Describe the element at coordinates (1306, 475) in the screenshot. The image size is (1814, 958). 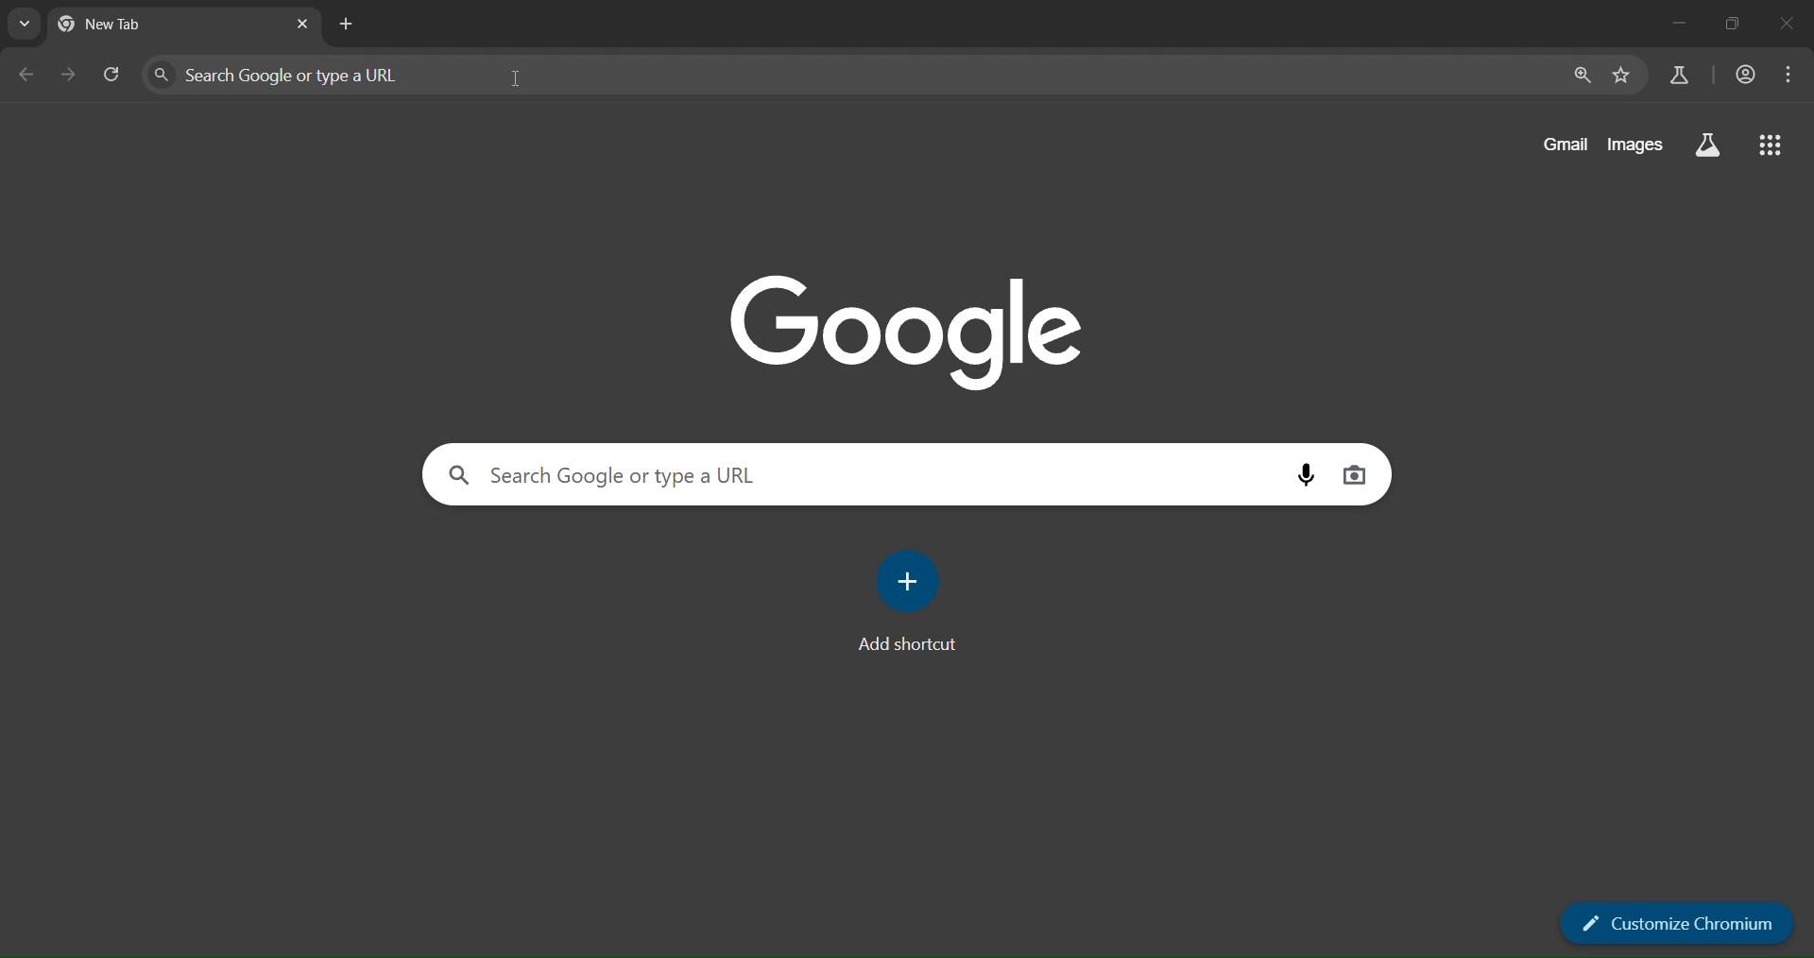
I see `voice search` at that location.